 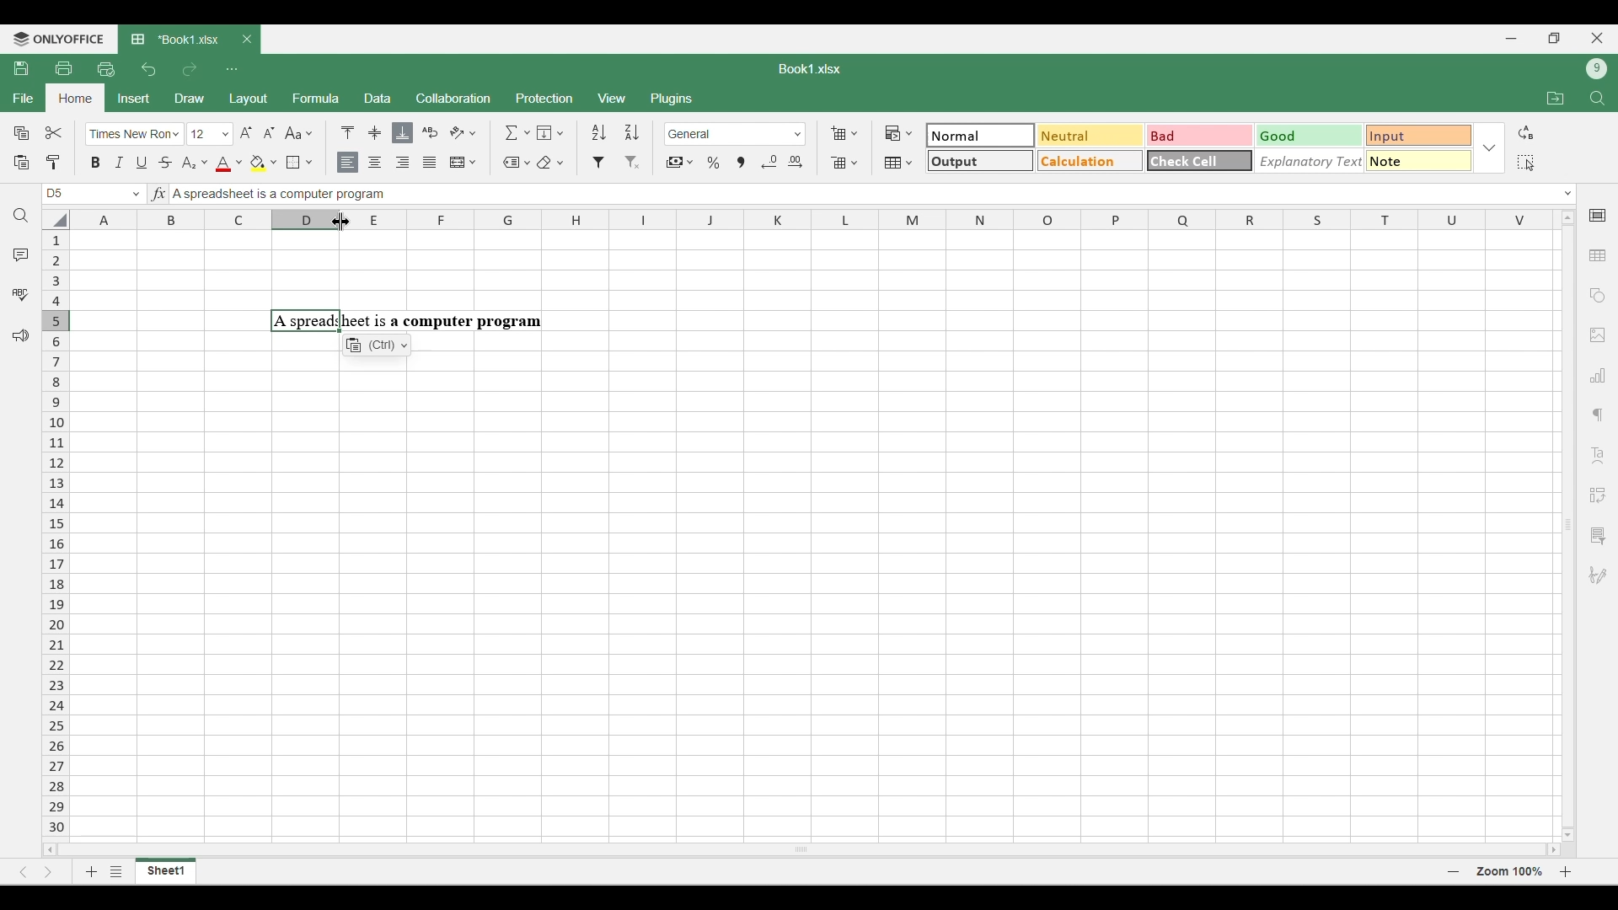 What do you see at coordinates (517, 132) in the screenshot?
I see `Summation options` at bounding box center [517, 132].